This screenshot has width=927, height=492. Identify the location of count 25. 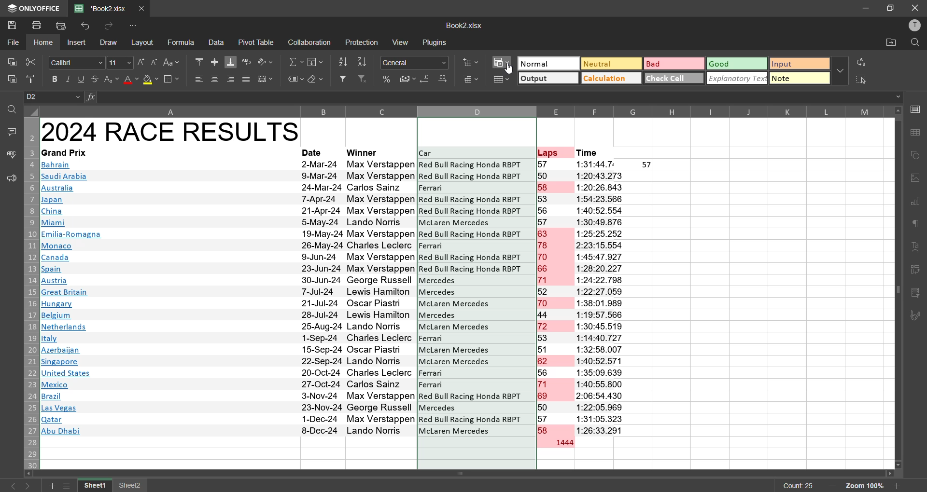
(799, 486).